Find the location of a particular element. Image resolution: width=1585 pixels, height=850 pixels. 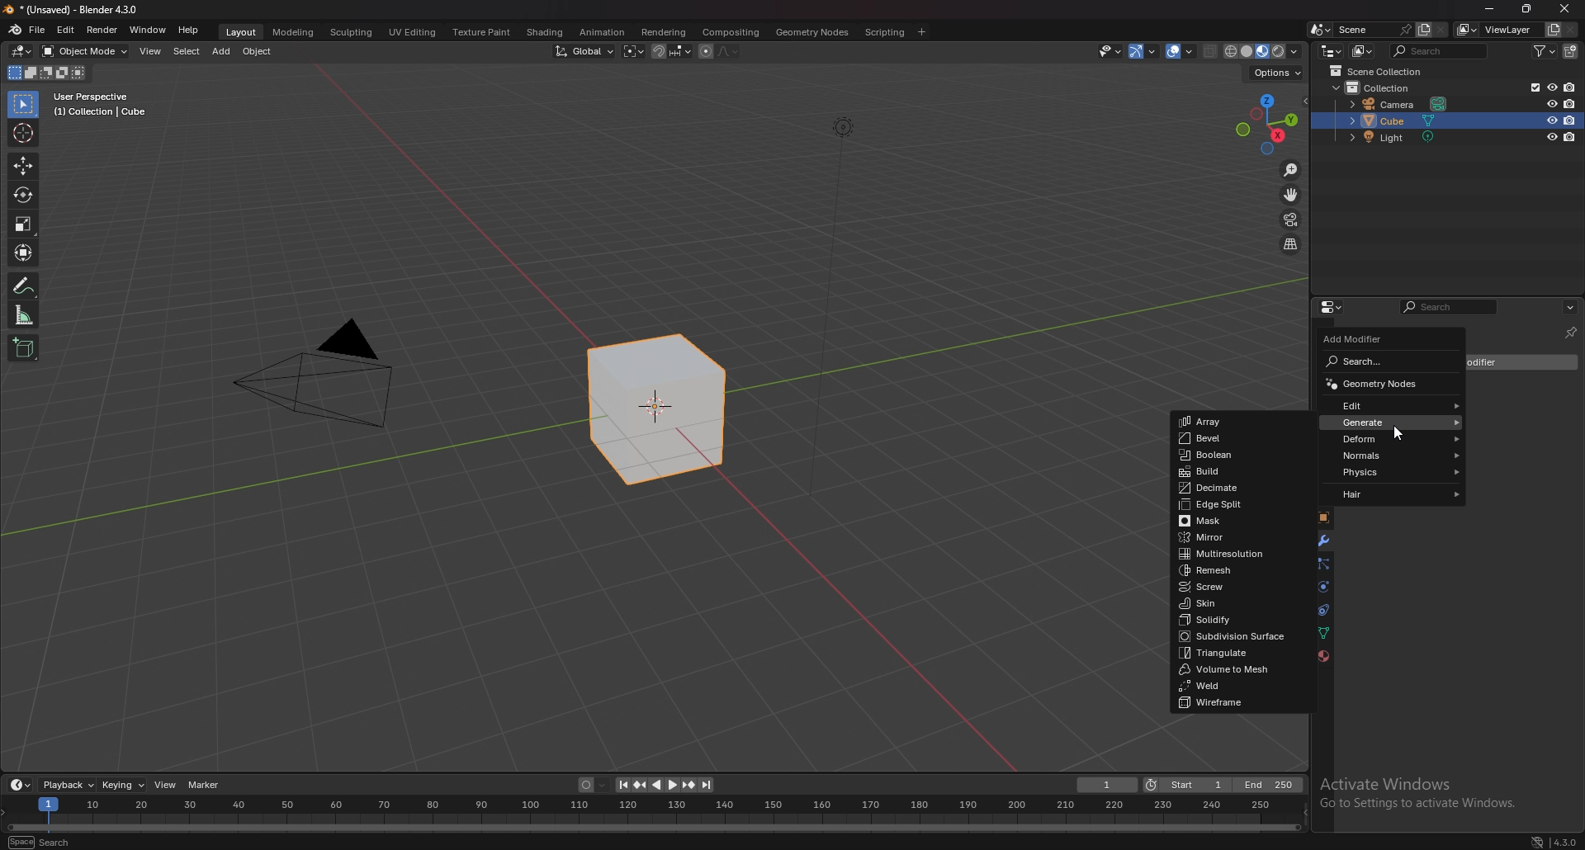

add scene is located at coordinates (1422, 29).